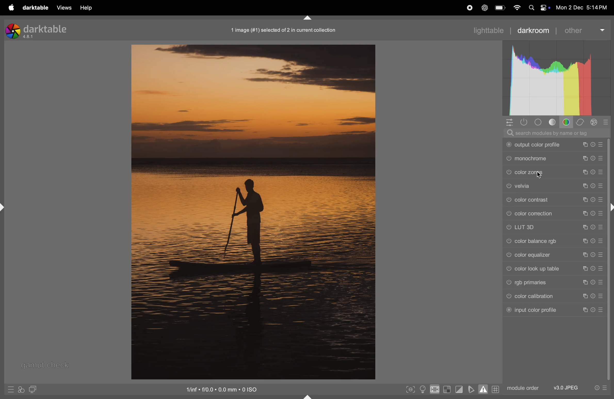 This screenshot has height=399, width=614. I want to click on presets, so click(609, 121).